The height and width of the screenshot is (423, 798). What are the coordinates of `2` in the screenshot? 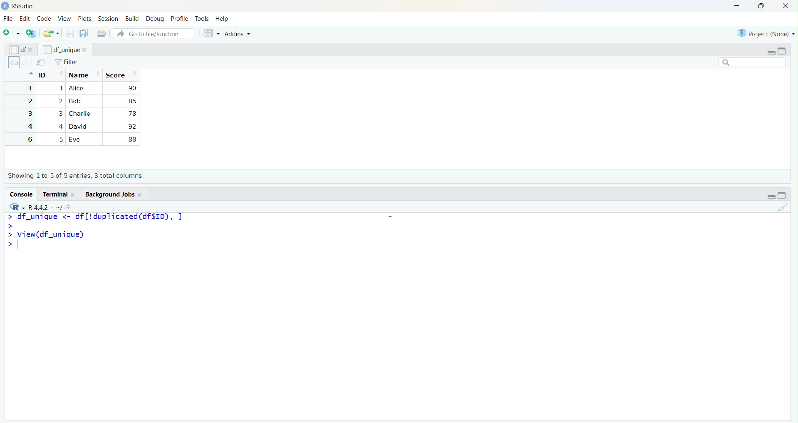 It's located at (29, 101).